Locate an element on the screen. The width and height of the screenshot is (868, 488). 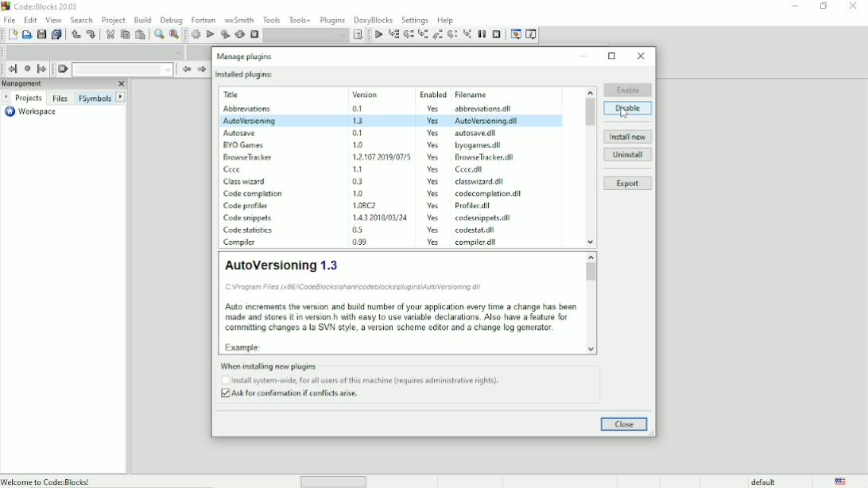
Vertical scrollbar is located at coordinates (588, 166).